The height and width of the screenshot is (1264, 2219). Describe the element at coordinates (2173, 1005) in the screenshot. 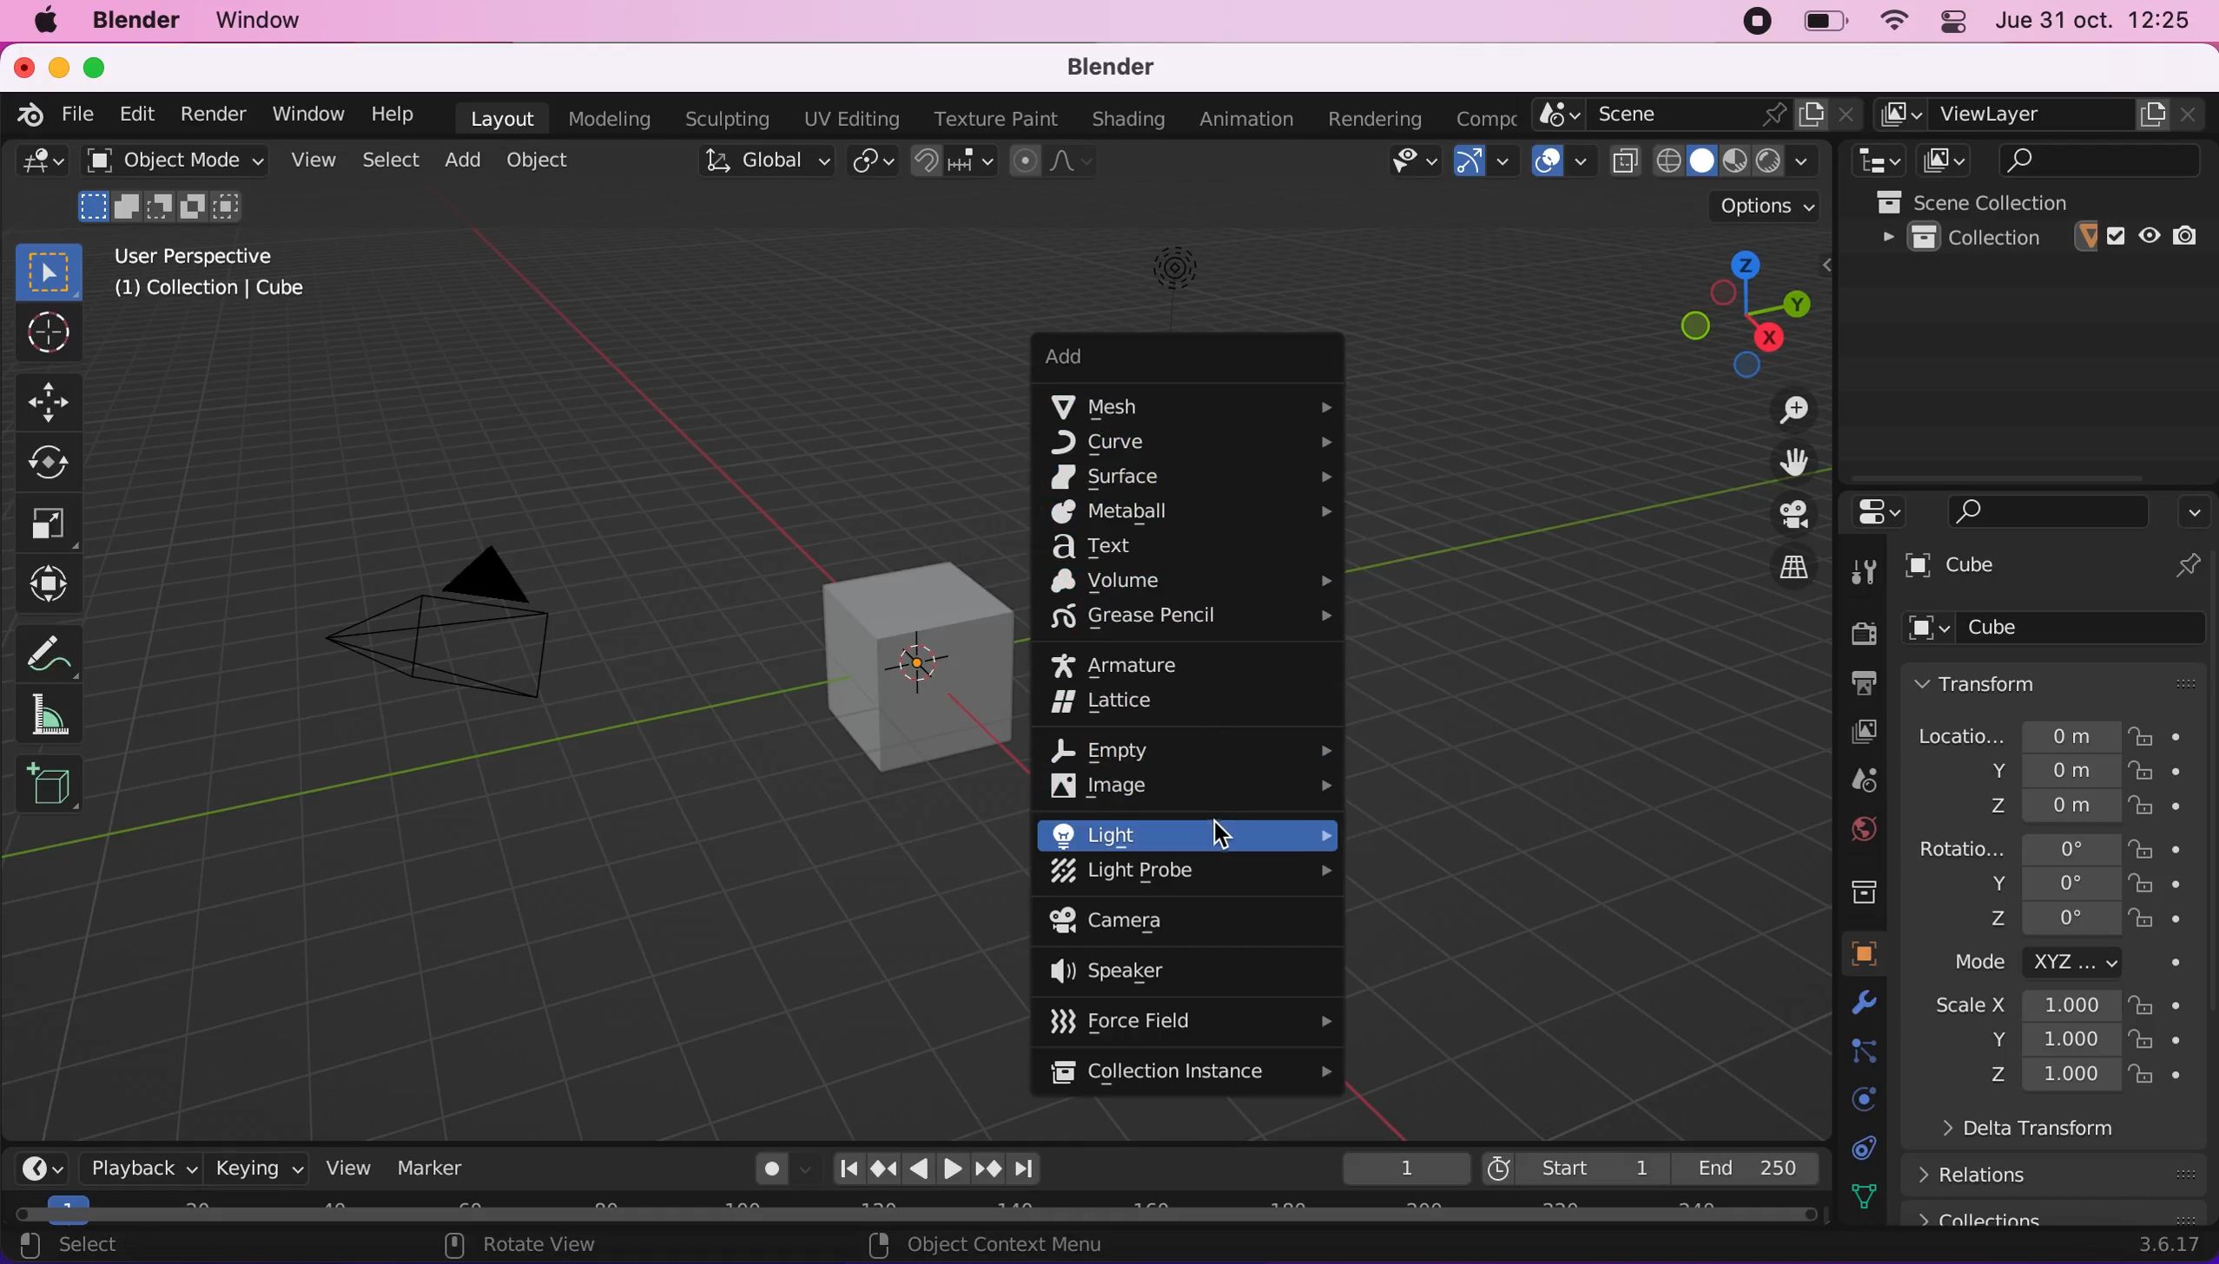

I see `lock` at that location.